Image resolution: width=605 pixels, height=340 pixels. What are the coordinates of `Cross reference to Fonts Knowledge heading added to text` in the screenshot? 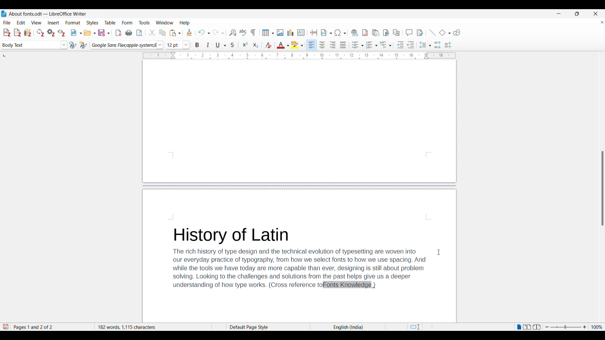 It's located at (300, 258).